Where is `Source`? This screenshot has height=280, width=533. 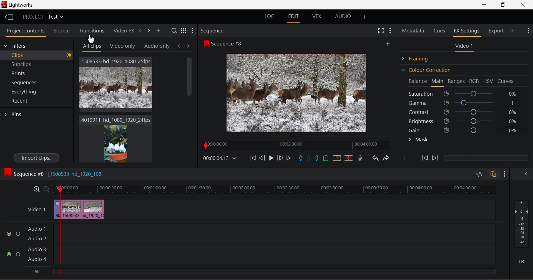 Source is located at coordinates (62, 31).